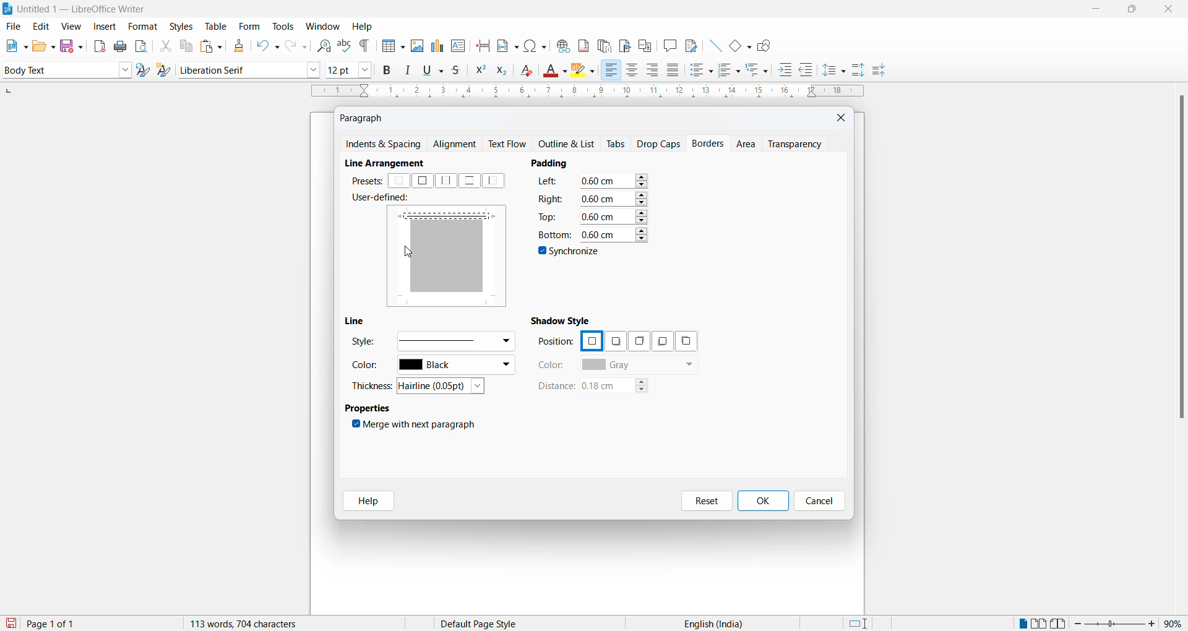 This screenshot has width=1188, height=631. What do you see at coordinates (510, 144) in the screenshot?
I see `text flow` at bounding box center [510, 144].